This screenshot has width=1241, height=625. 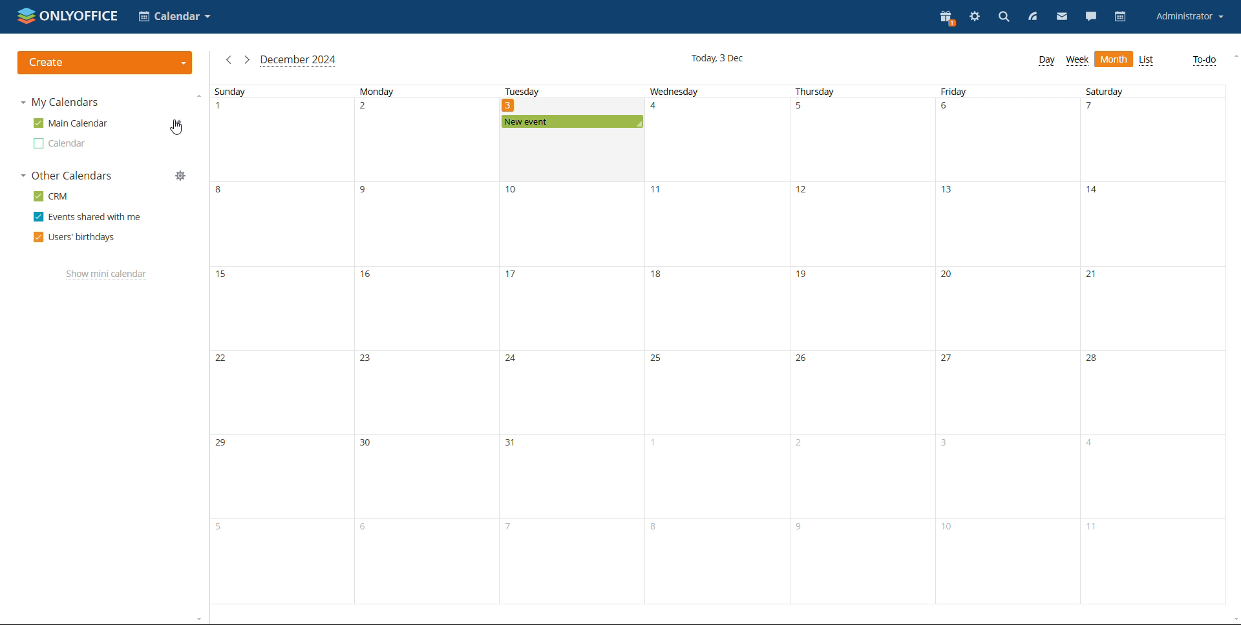 I want to click on date, so click(x=717, y=309).